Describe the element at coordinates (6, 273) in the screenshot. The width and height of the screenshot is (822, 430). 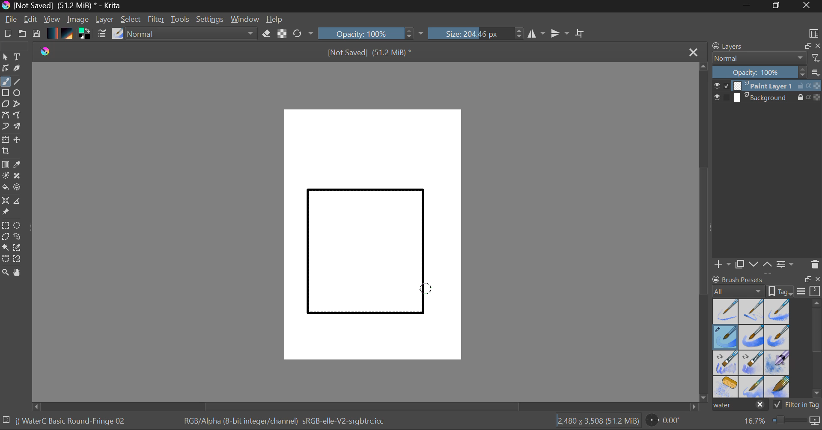
I see `Zoom` at that location.